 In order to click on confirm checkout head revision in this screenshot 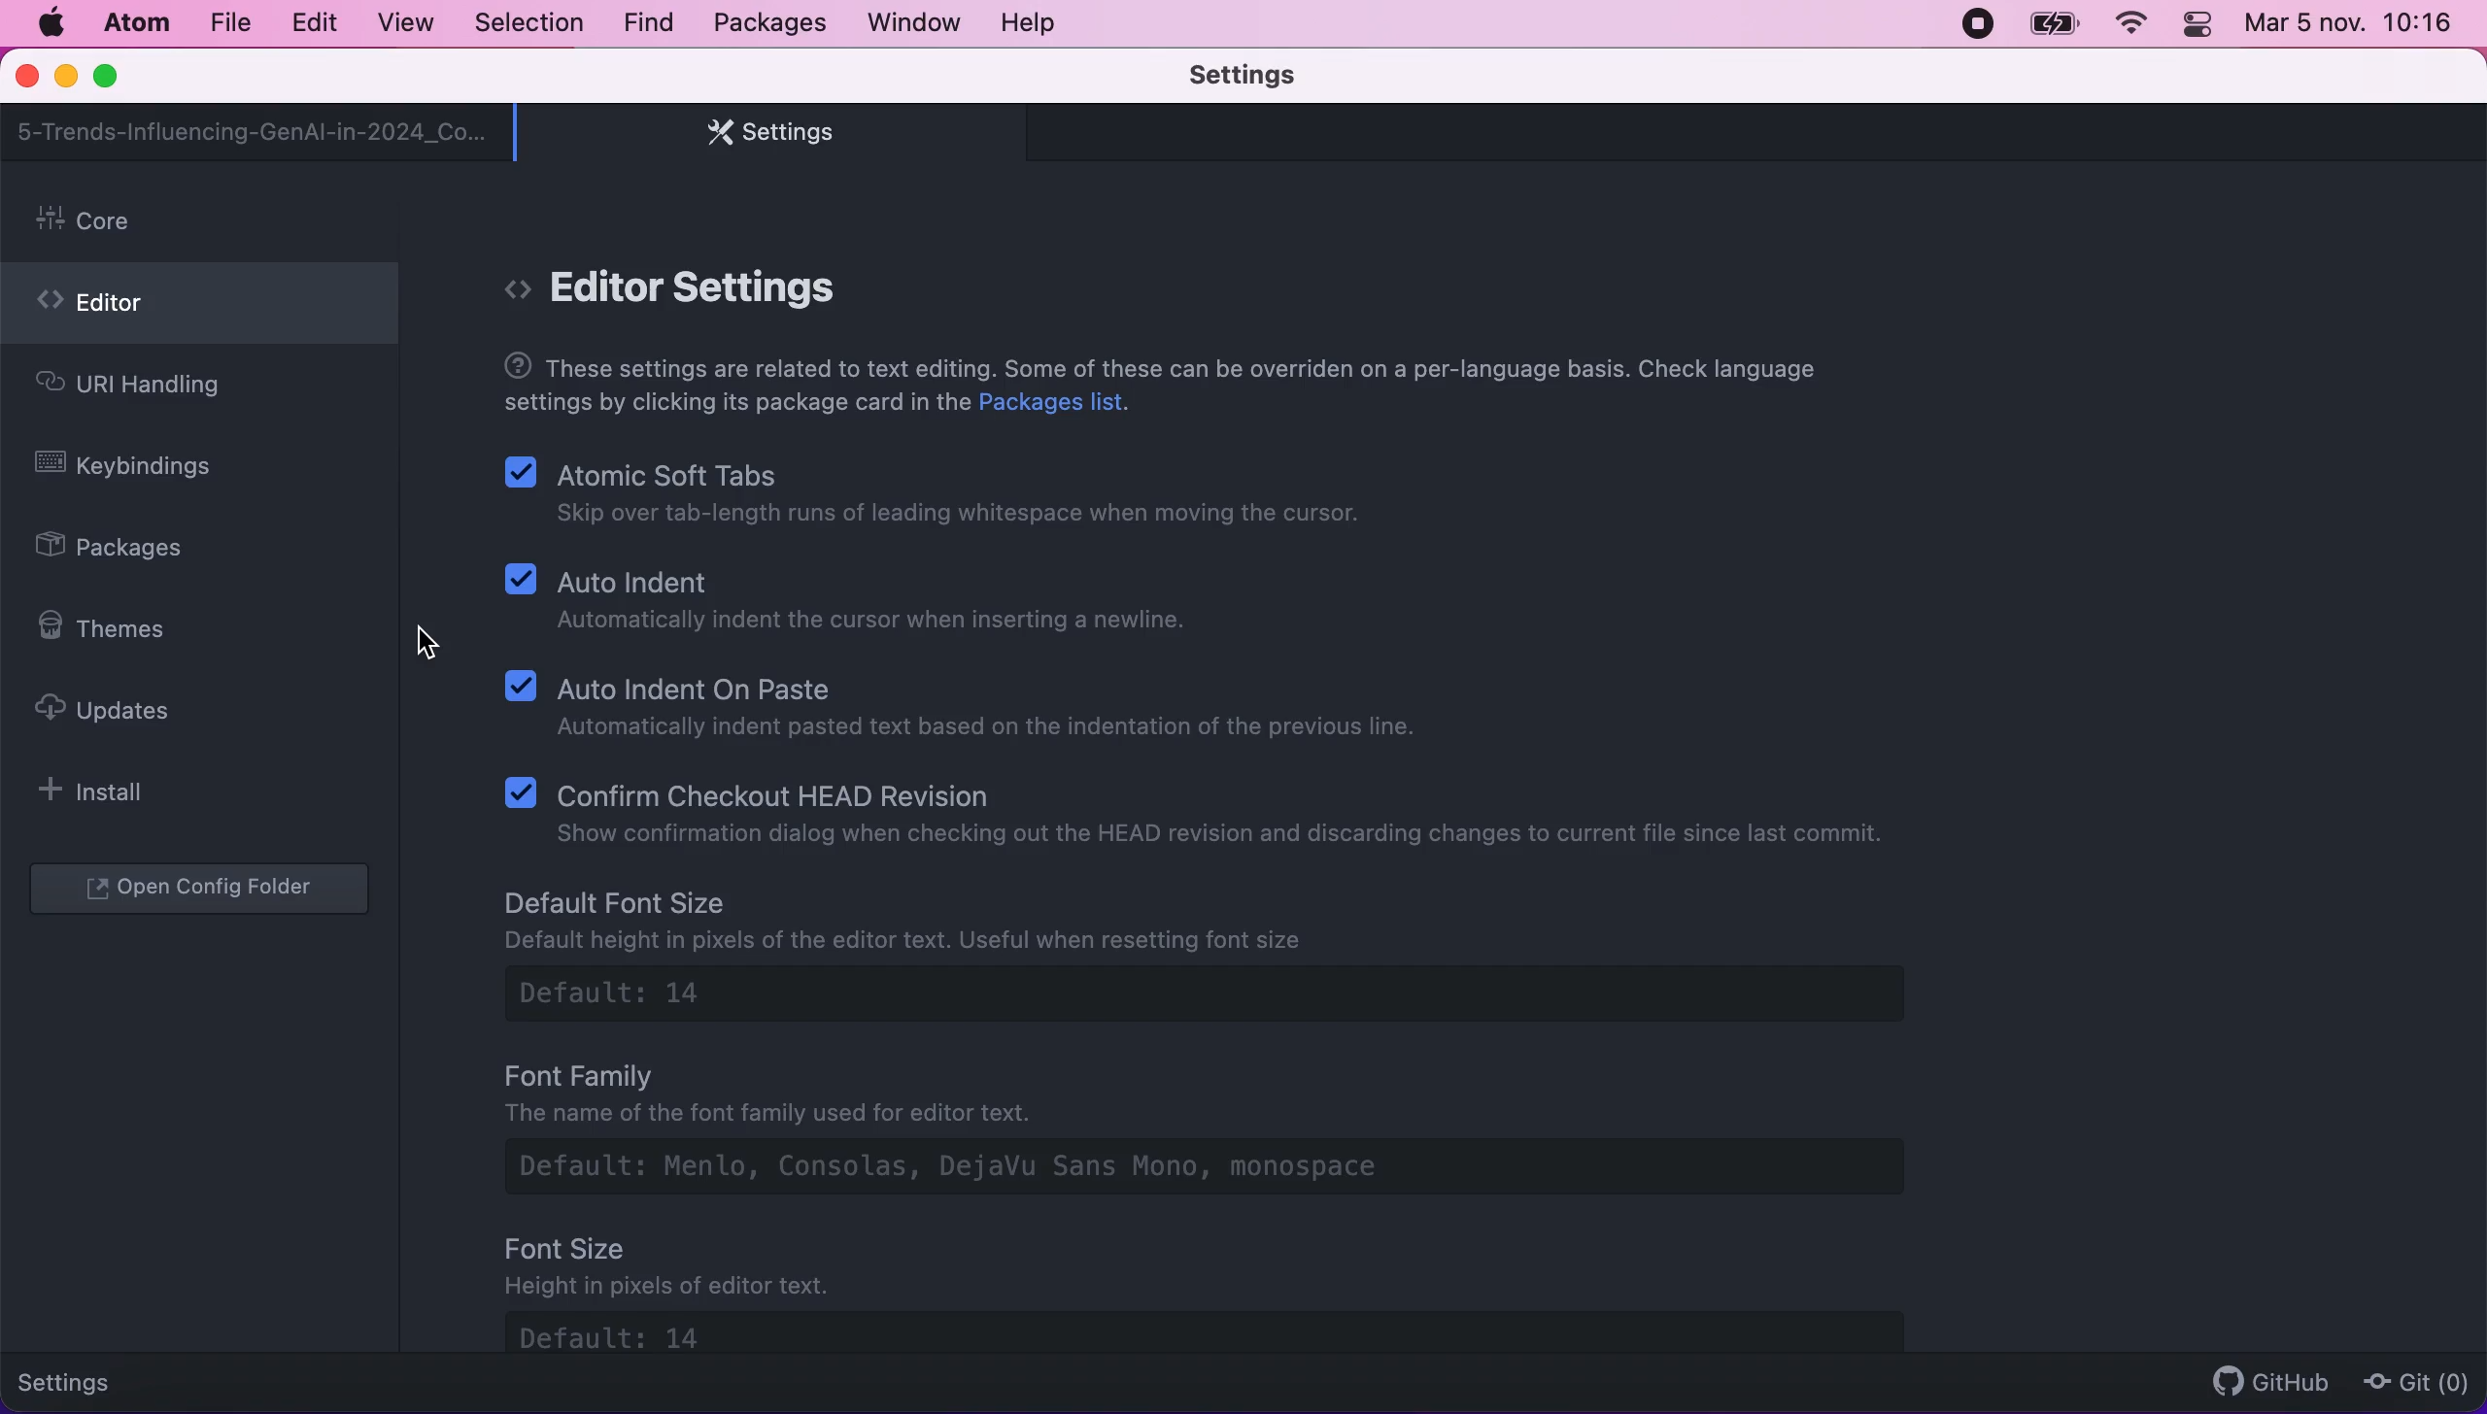, I will do `click(1208, 809)`.